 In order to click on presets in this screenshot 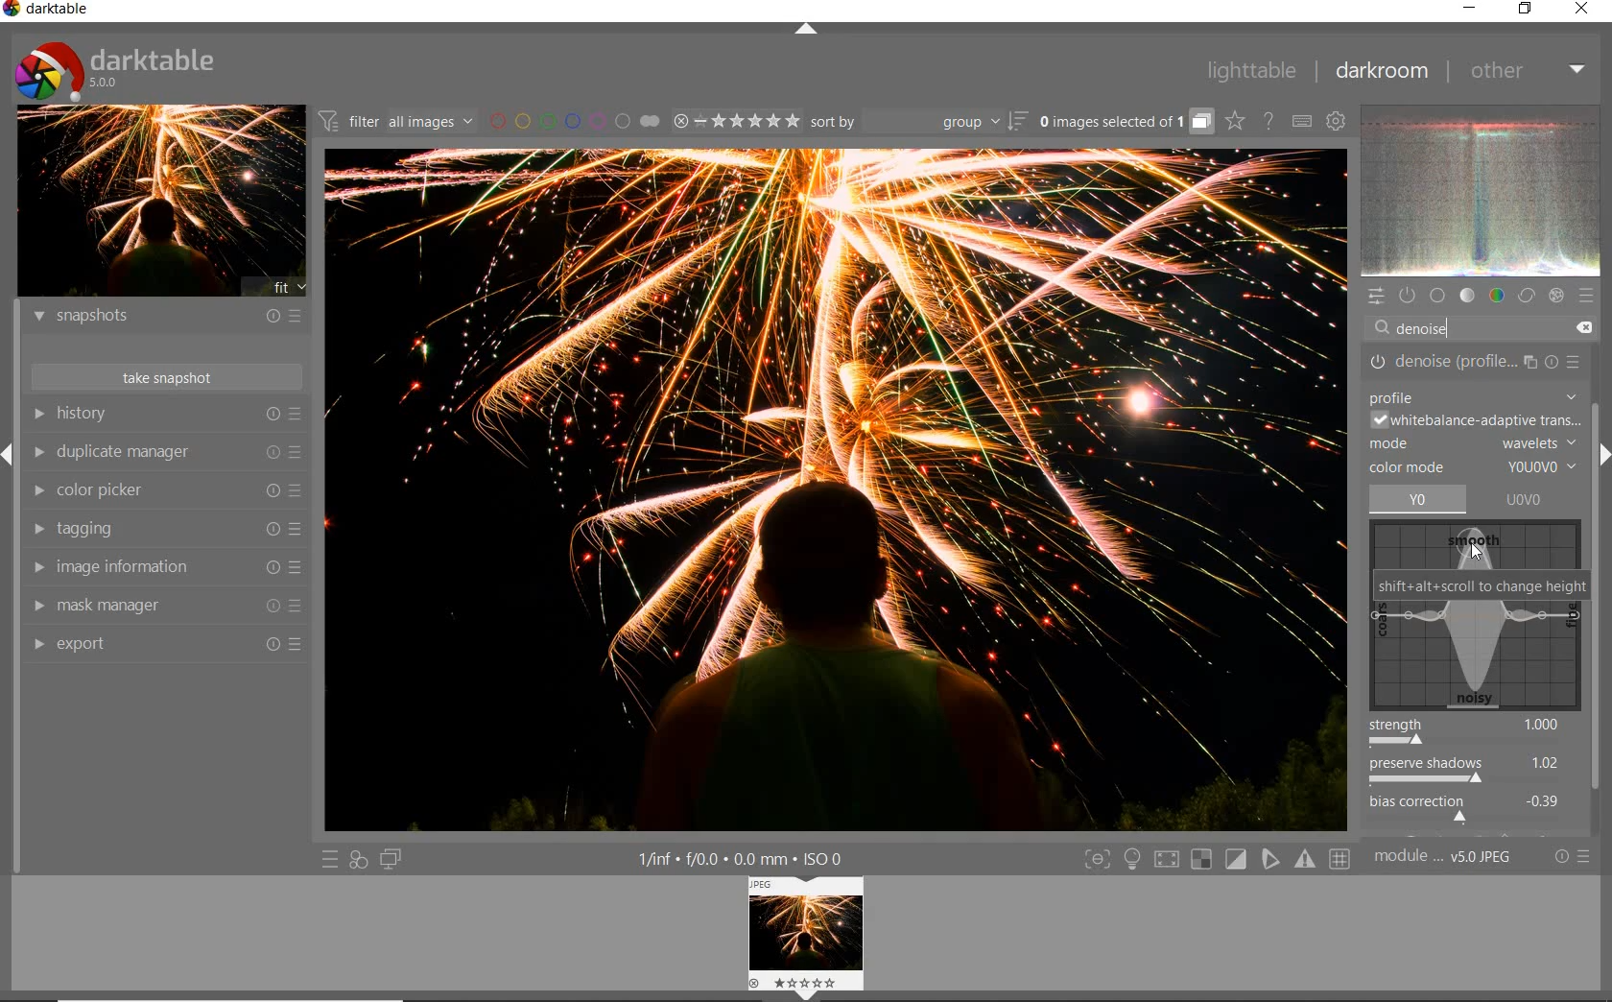, I will do `click(1588, 297)`.